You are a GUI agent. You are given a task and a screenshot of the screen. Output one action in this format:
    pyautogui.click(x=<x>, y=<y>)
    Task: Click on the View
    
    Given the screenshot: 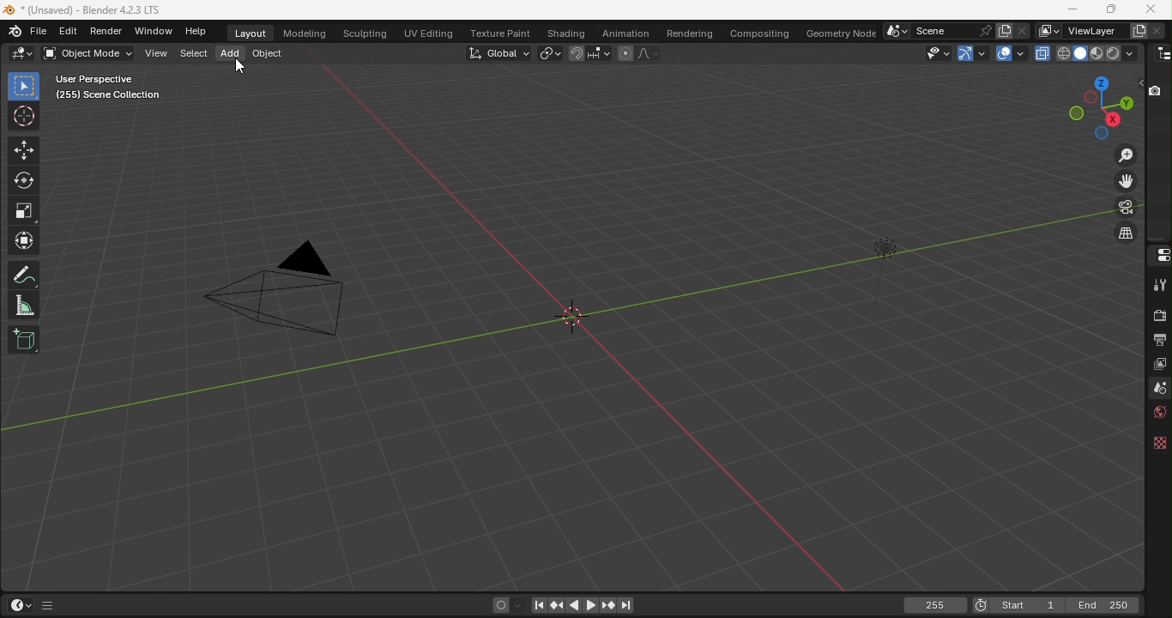 What is the action you would take?
    pyautogui.click(x=157, y=54)
    